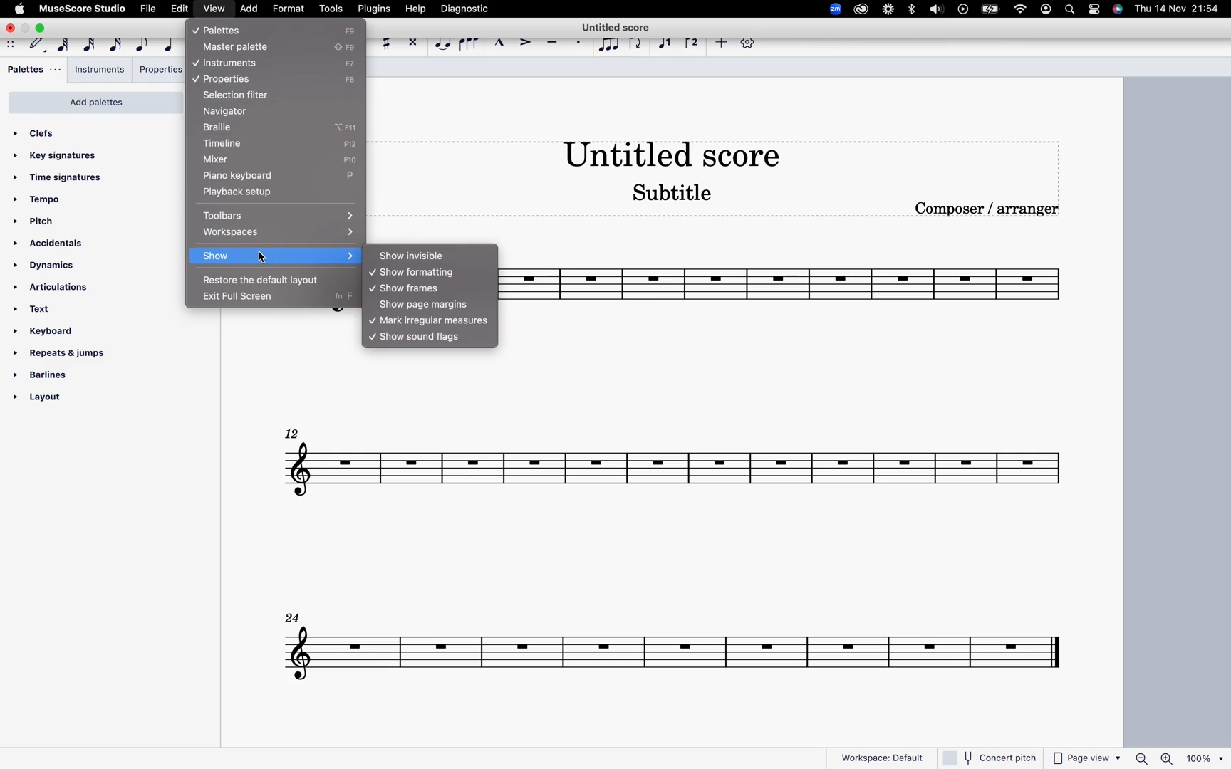 The image size is (1231, 769). I want to click on wifi, so click(1020, 9).